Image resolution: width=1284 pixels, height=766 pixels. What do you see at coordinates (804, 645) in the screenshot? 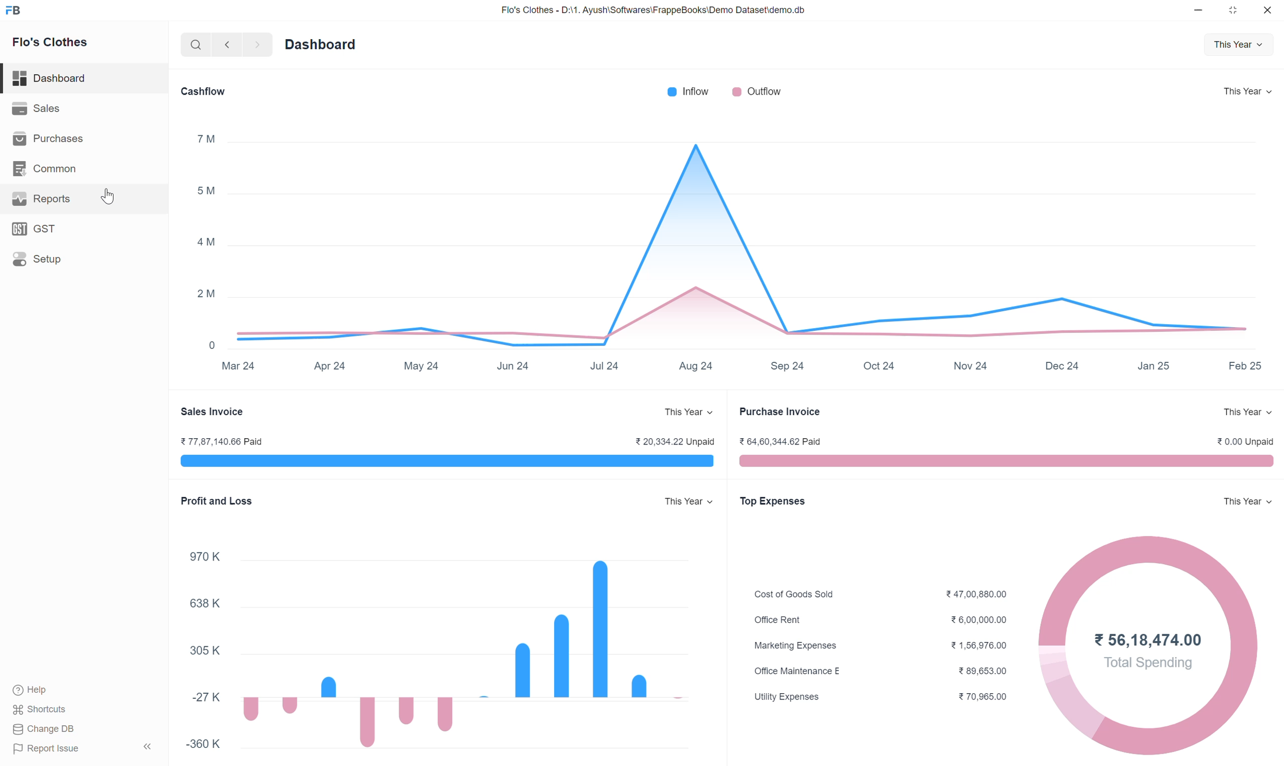
I see `marketing expenses` at bounding box center [804, 645].